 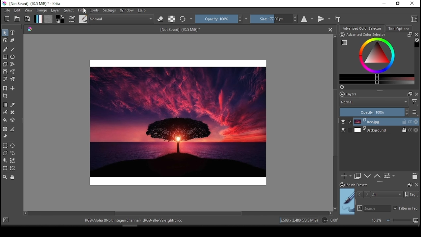 What do you see at coordinates (5, 72) in the screenshot?
I see `bezier path tool` at bounding box center [5, 72].